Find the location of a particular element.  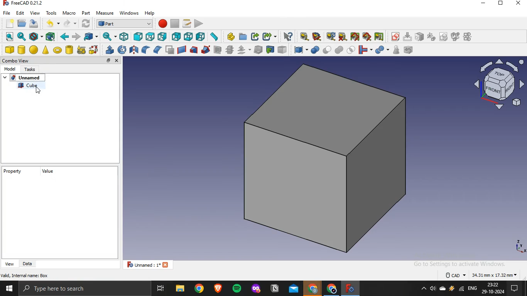

extrude is located at coordinates (110, 50).